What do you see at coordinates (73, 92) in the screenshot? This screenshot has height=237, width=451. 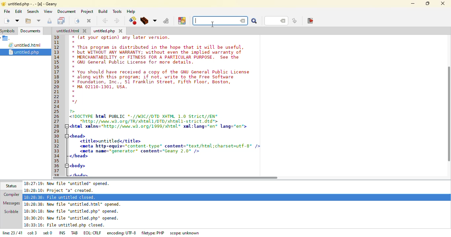 I see `*` at bounding box center [73, 92].